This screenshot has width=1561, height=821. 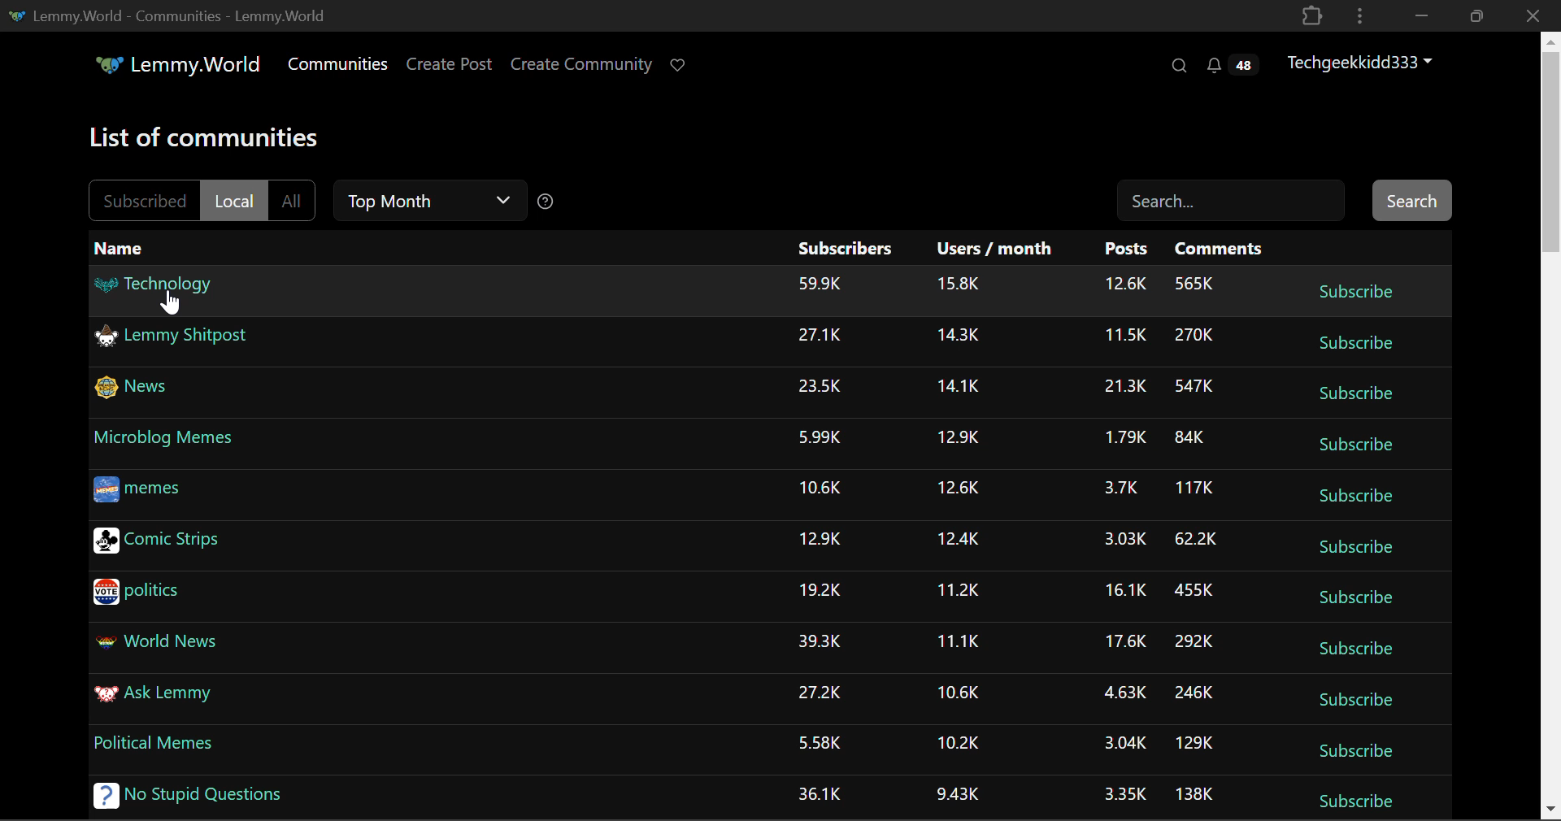 What do you see at coordinates (955, 538) in the screenshot?
I see `Amount ` at bounding box center [955, 538].